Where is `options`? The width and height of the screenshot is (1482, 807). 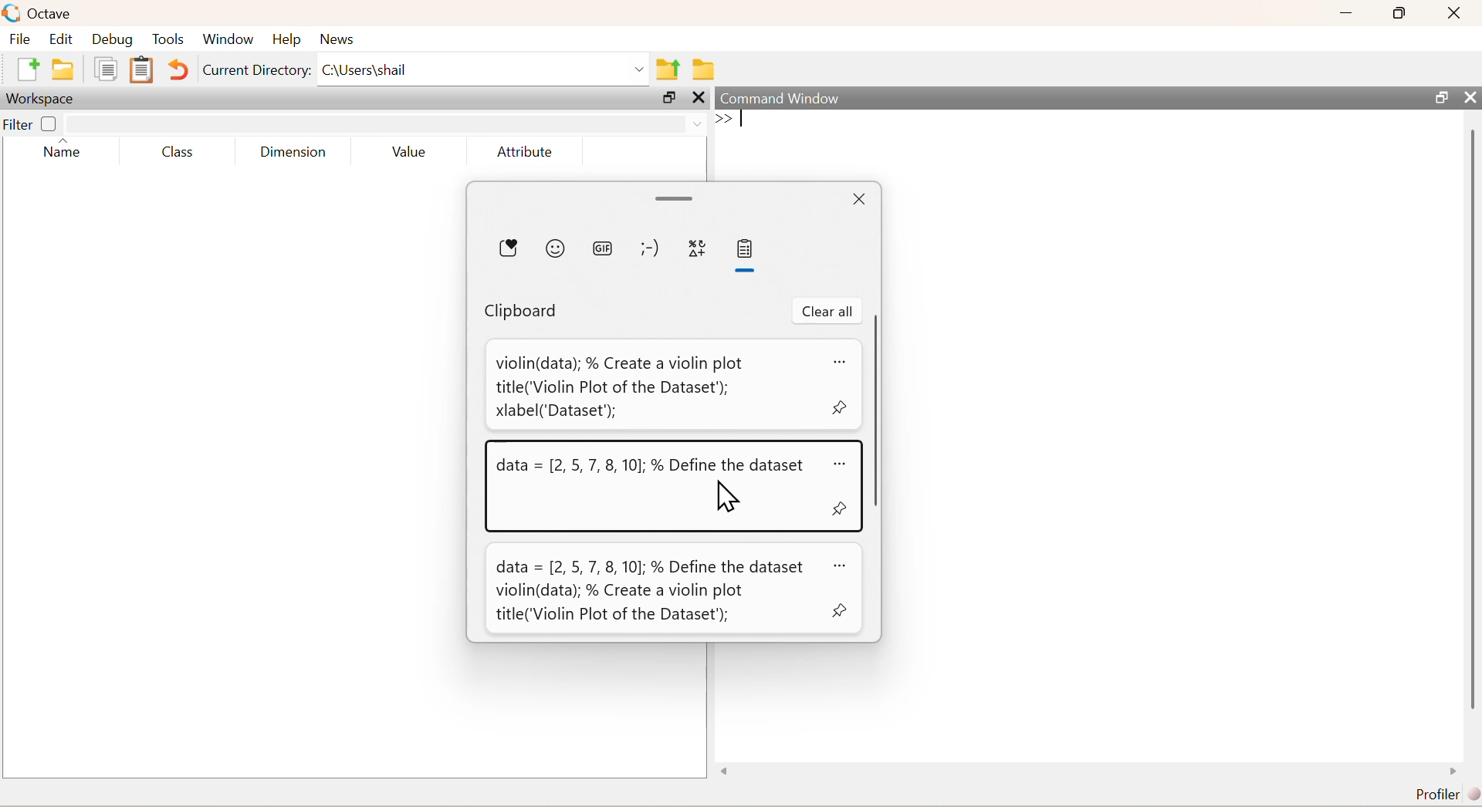 options is located at coordinates (843, 566).